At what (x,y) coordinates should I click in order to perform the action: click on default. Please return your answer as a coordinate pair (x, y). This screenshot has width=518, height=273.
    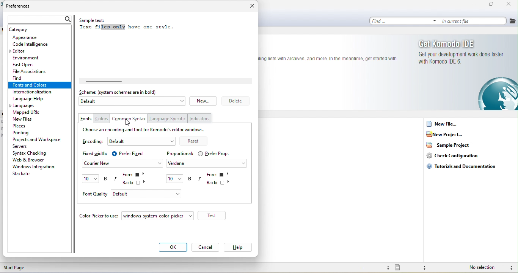
    Looking at the image, I should click on (142, 141).